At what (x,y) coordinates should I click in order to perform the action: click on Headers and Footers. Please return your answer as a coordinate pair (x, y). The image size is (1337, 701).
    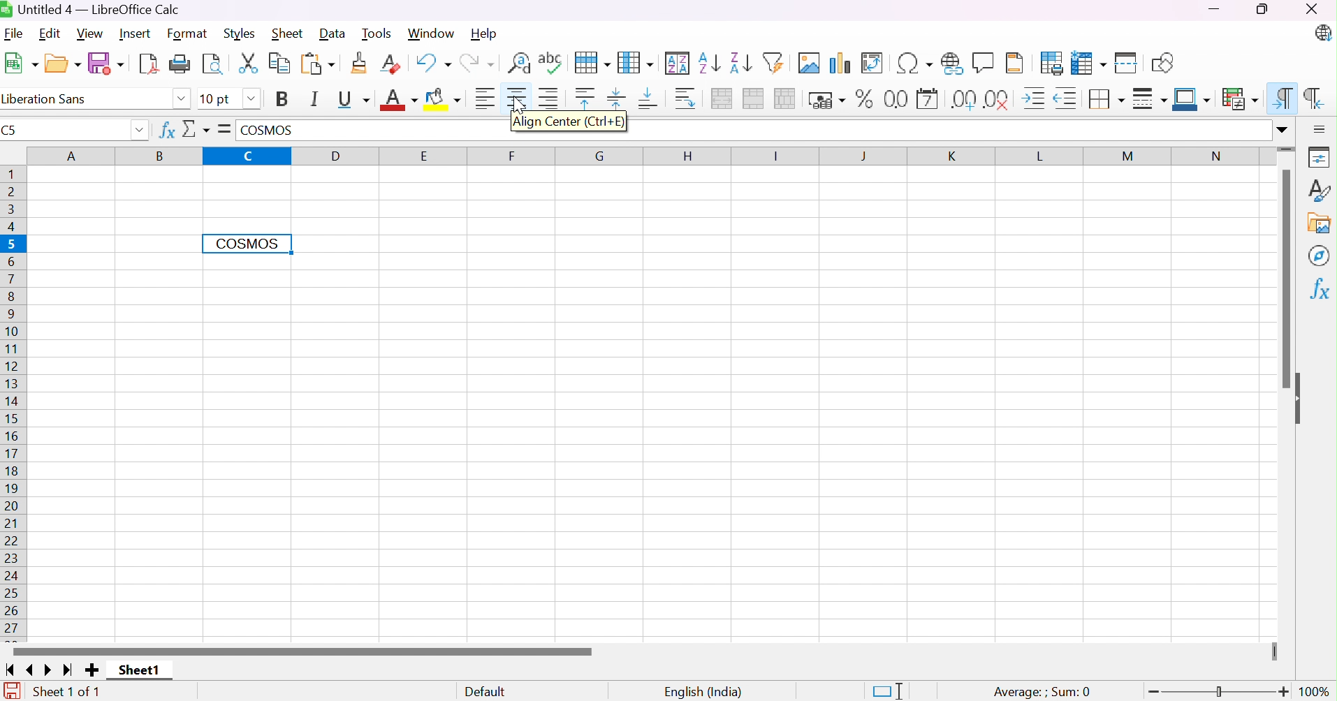
    Looking at the image, I should click on (1014, 65).